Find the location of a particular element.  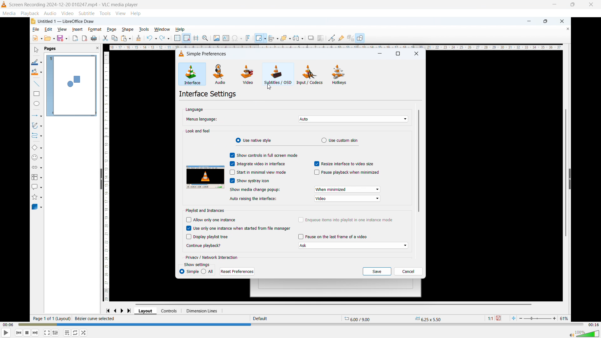

Maximise  is located at coordinates (573, 5).